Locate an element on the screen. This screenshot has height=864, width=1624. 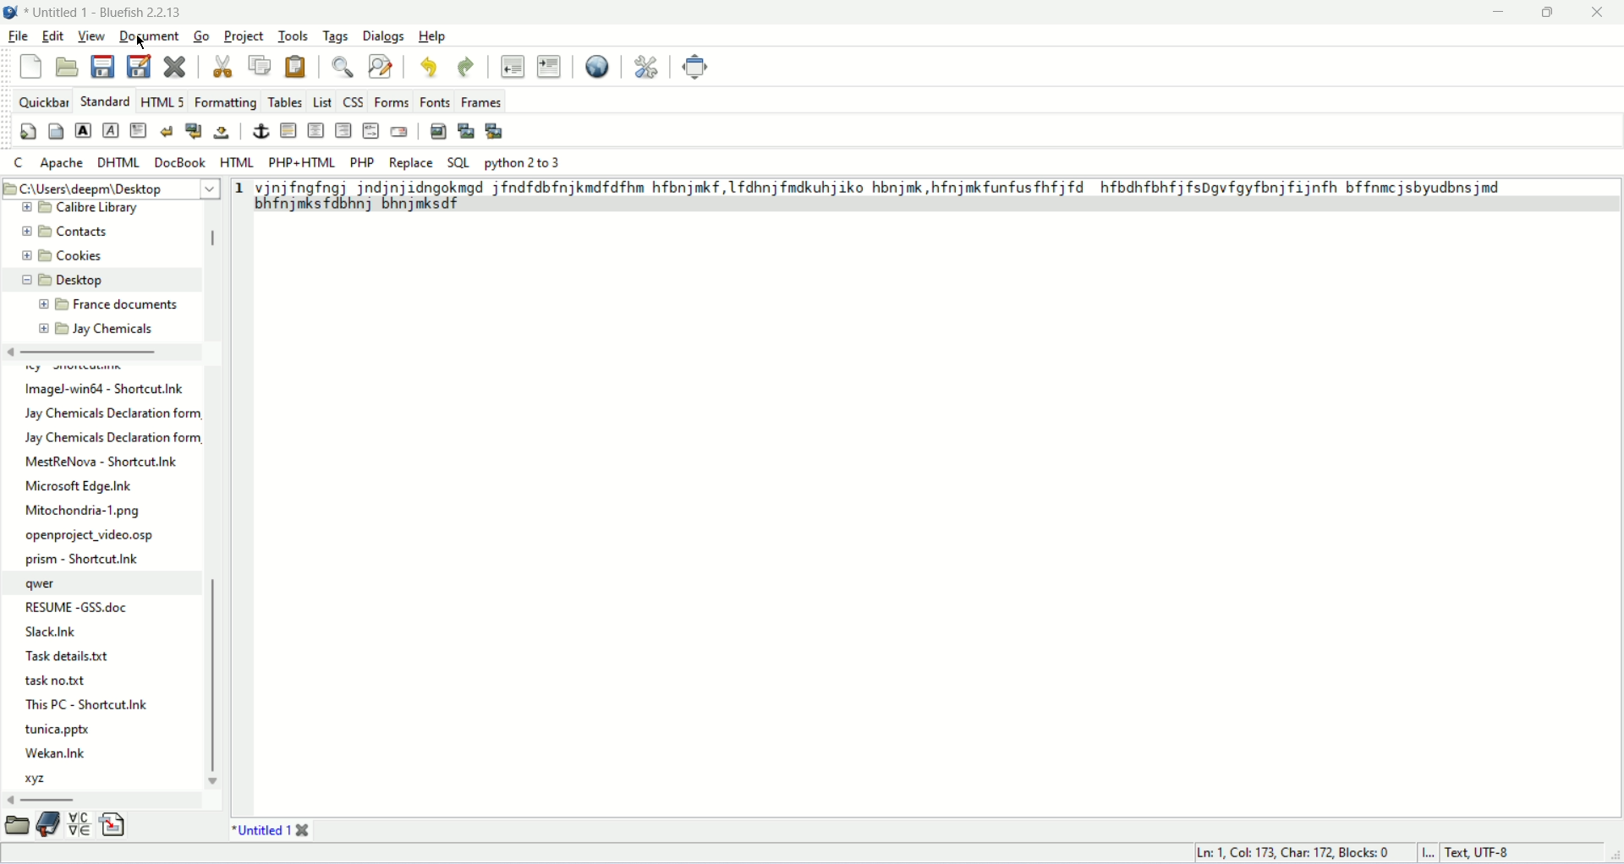
title is located at coordinates (258, 828).